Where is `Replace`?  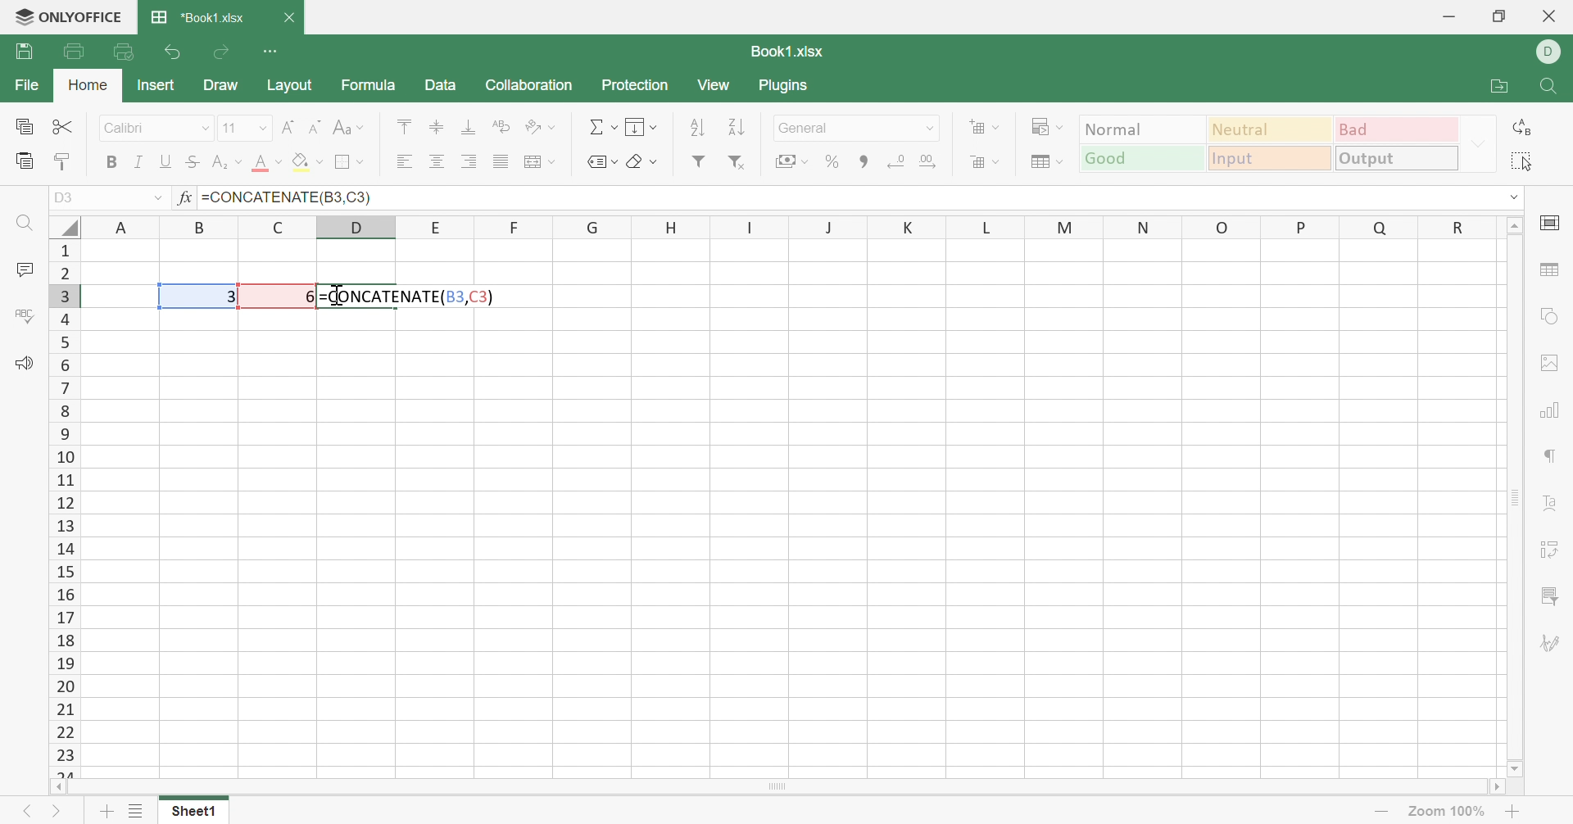 Replace is located at coordinates (1524, 125).